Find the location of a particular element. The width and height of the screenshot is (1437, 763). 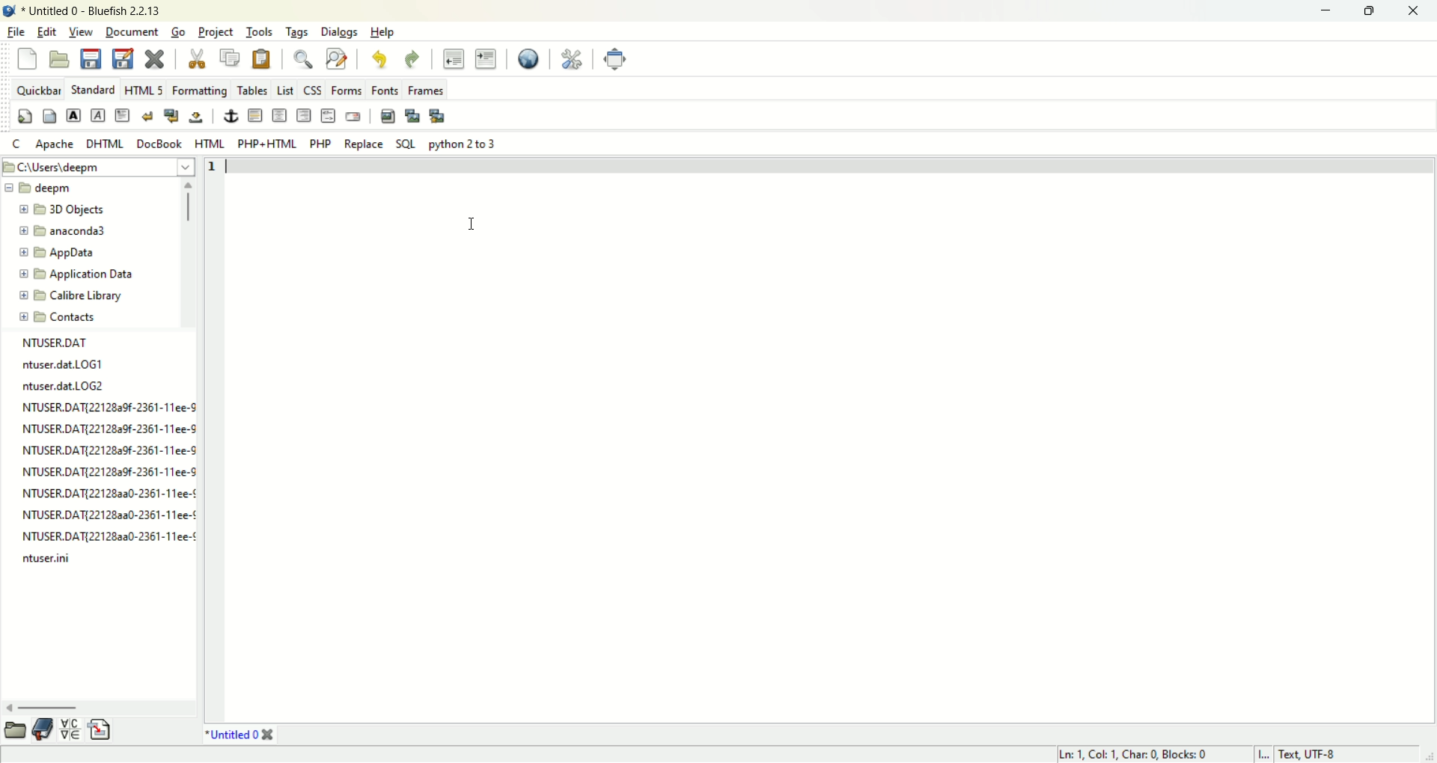

file name is located at coordinates (55, 343).